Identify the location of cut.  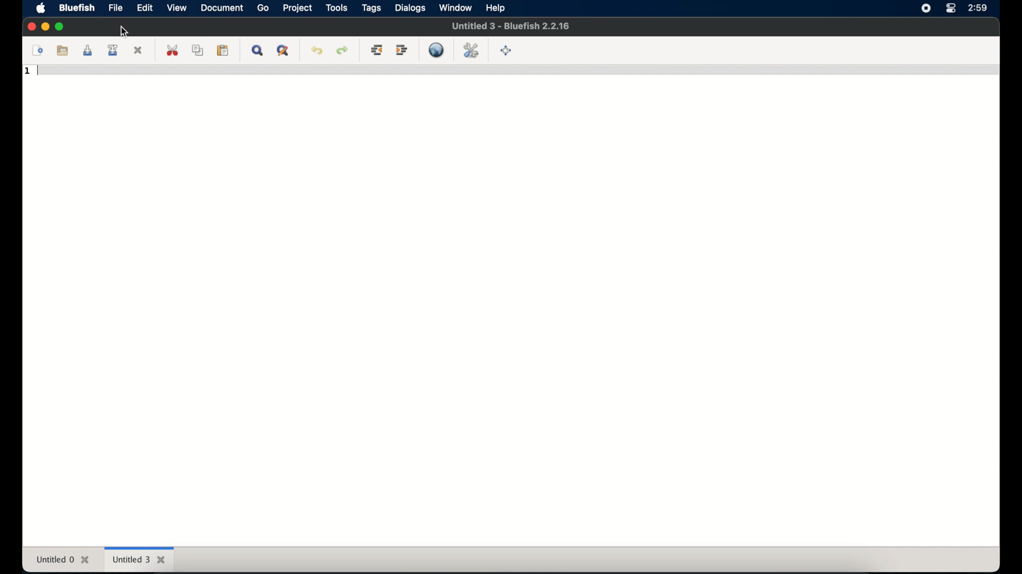
(173, 50).